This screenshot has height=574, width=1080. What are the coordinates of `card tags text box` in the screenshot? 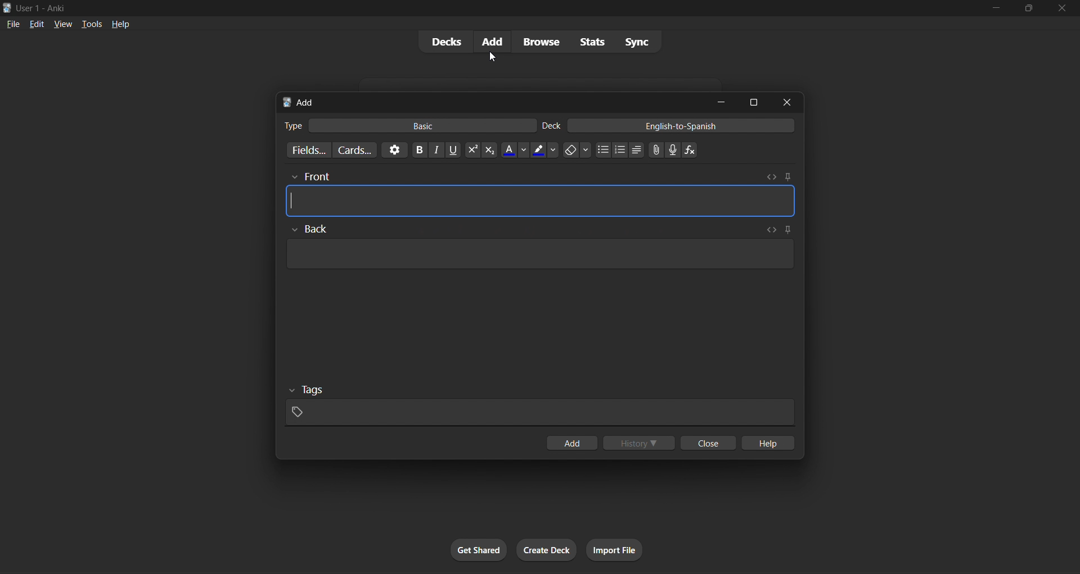 It's located at (539, 405).